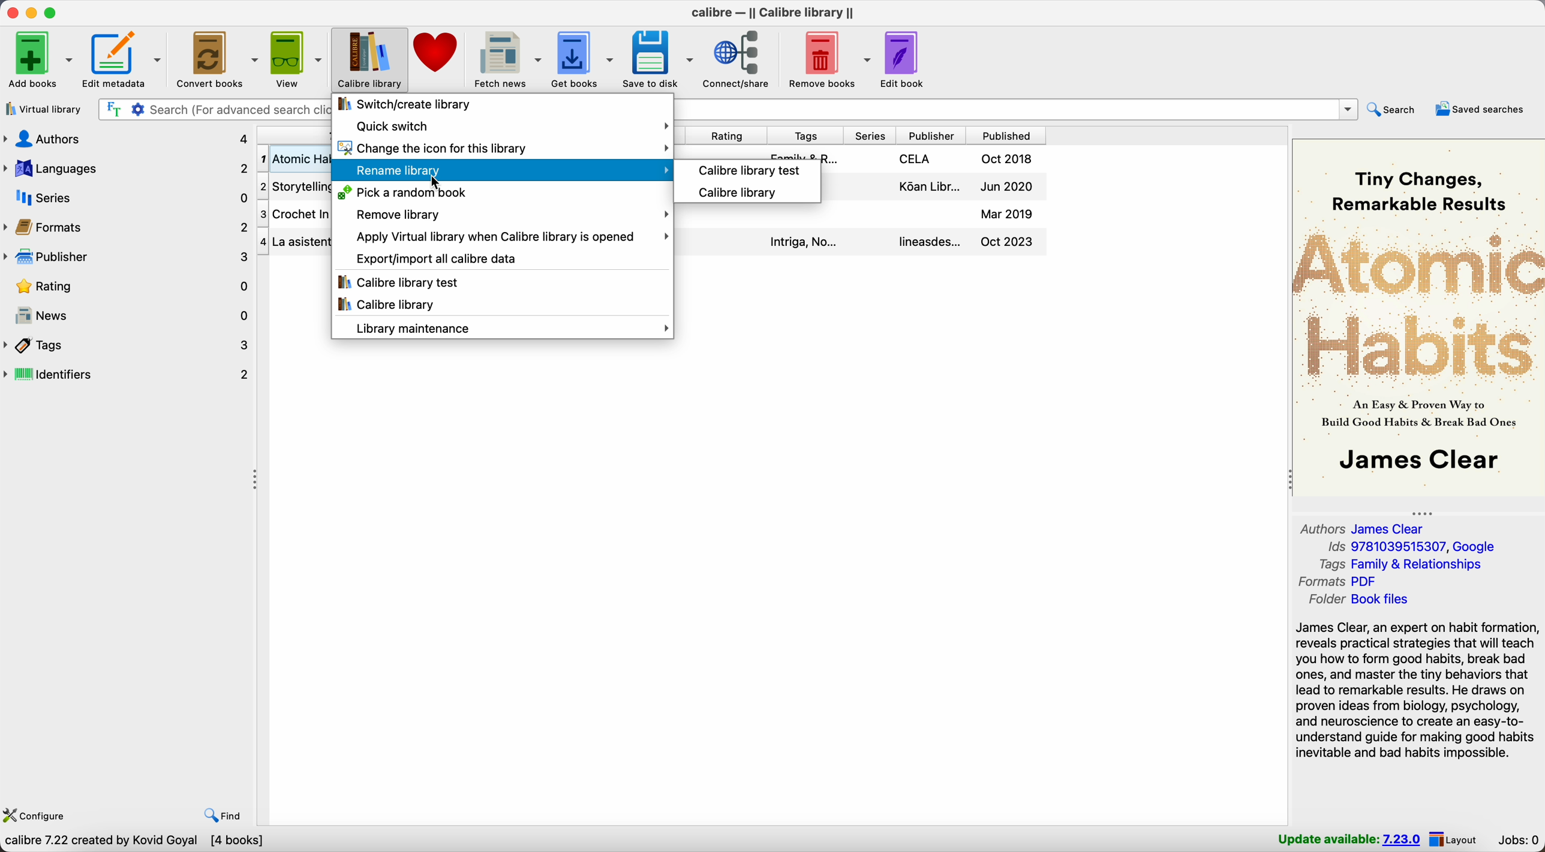 The width and height of the screenshot is (1545, 852). What do you see at coordinates (1417, 316) in the screenshot?
I see `book cover preview` at bounding box center [1417, 316].